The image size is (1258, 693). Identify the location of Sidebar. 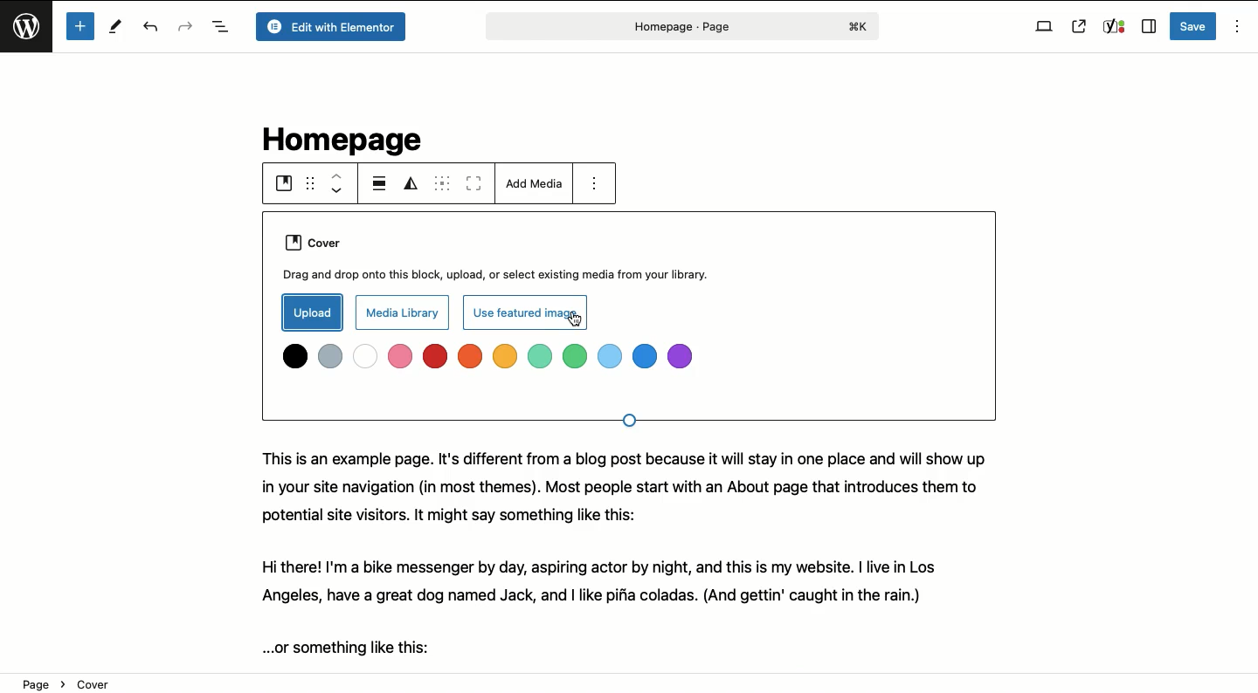
(1148, 27).